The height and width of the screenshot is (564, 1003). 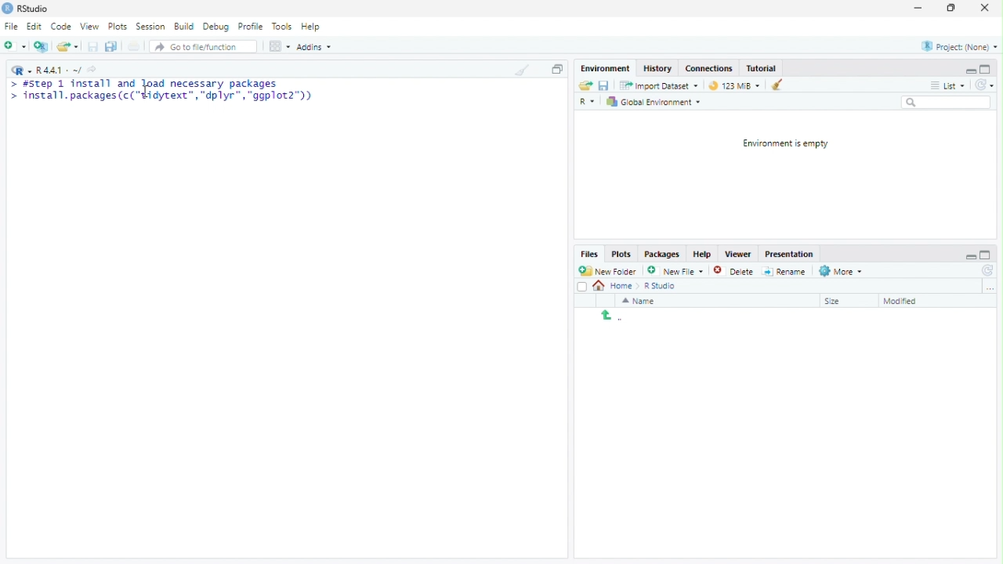 What do you see at coordinates (709, 67) in the screenshot?
I see `Connections` at bounding box center [709, 67].